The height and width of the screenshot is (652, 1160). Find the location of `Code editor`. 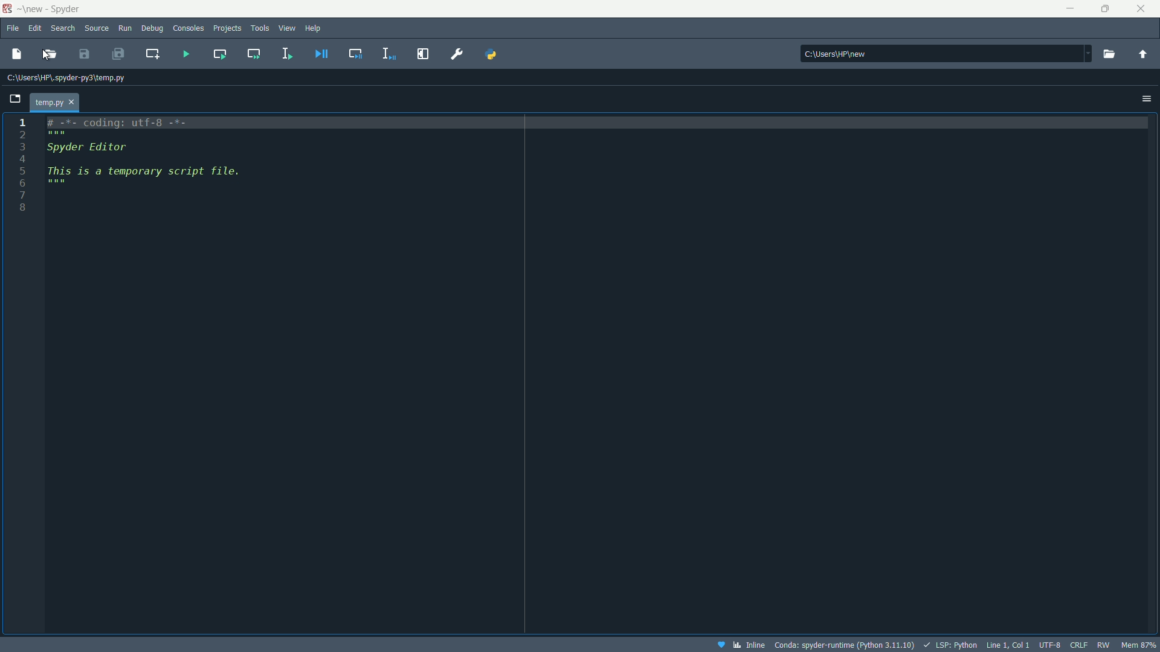

Code editor is located at coordinates (159, 157).